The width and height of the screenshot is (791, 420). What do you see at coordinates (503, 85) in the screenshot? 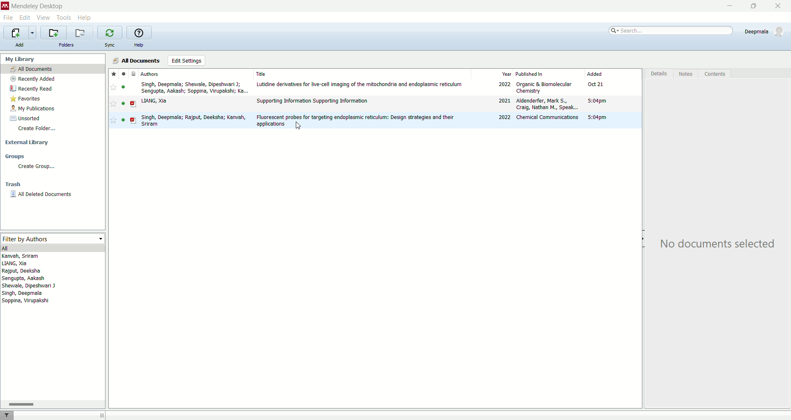
I see `2022` at bounding box center [503, 85].